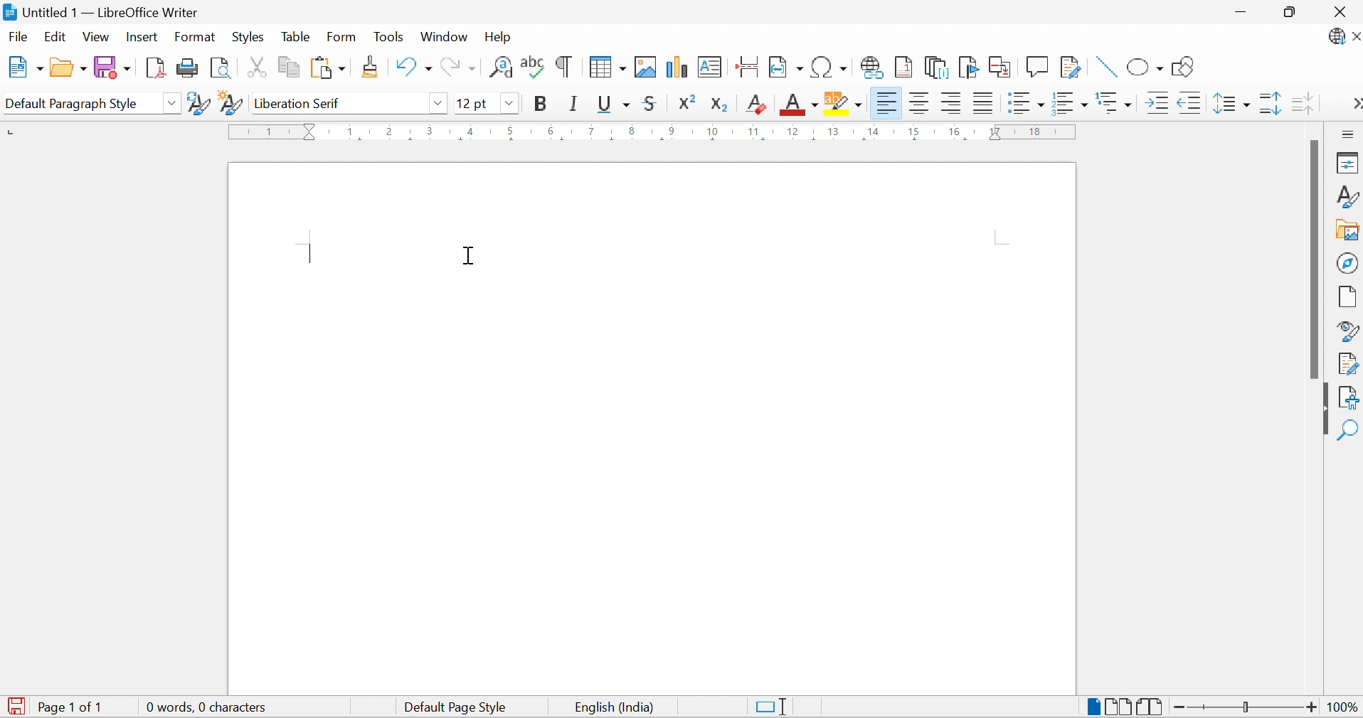 This screenshot has height=718, width=1363. Describe the element at coordinates (1184, 68) in the screenshot. I see `Show Draw Functions` at that location.